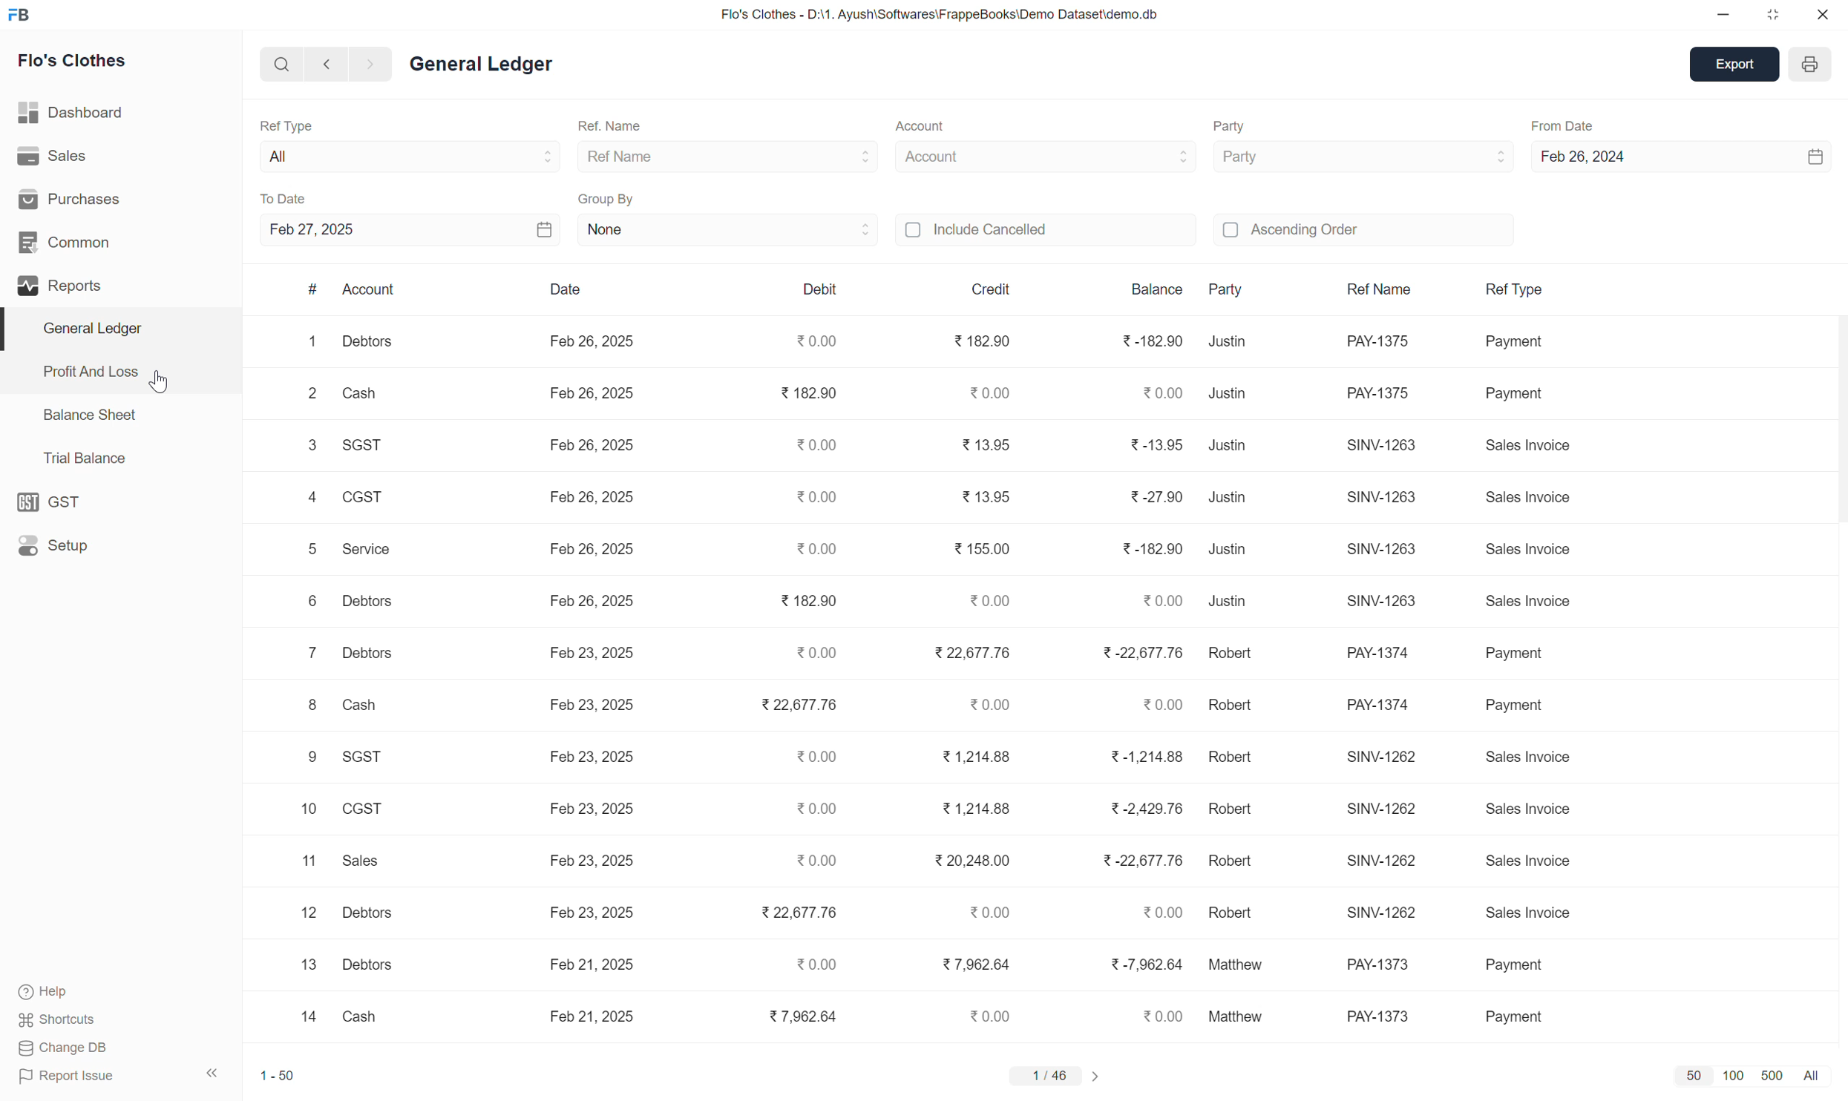 The width and height of the screenshot is (1848, 1101). Describe the element at coordinates (1153, 1016) in the screenshot. I see `₹0.00` at that location.